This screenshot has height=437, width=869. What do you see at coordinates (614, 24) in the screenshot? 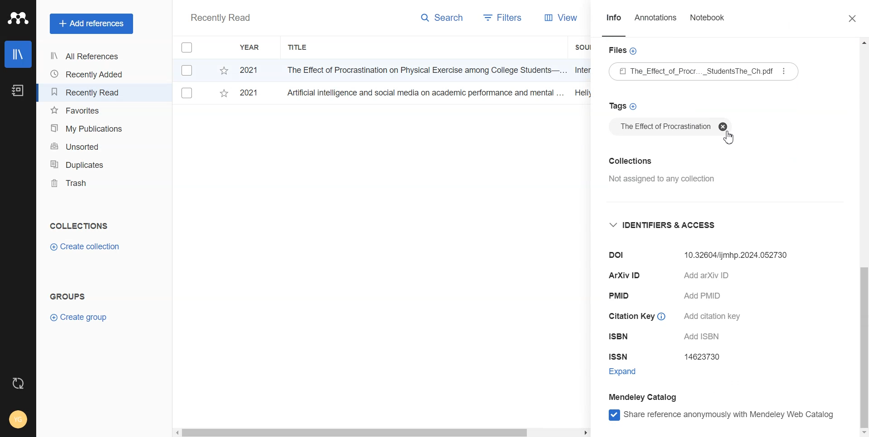
I see `Info` at bounding box center [614, 24].